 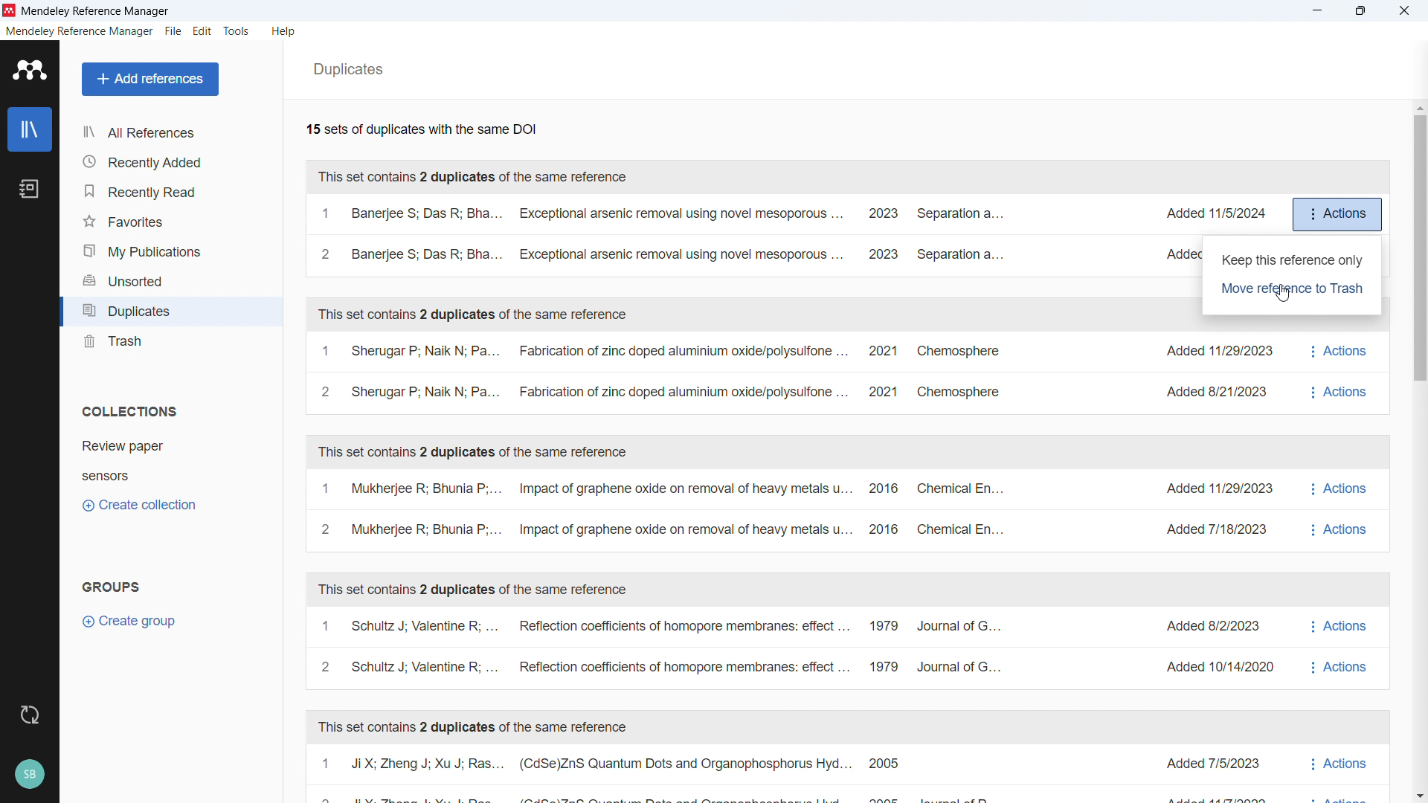 What do you see at coordinates (1318, 11) in the screenshot?
I see `minimise ` at bounding box center [1318, 11].